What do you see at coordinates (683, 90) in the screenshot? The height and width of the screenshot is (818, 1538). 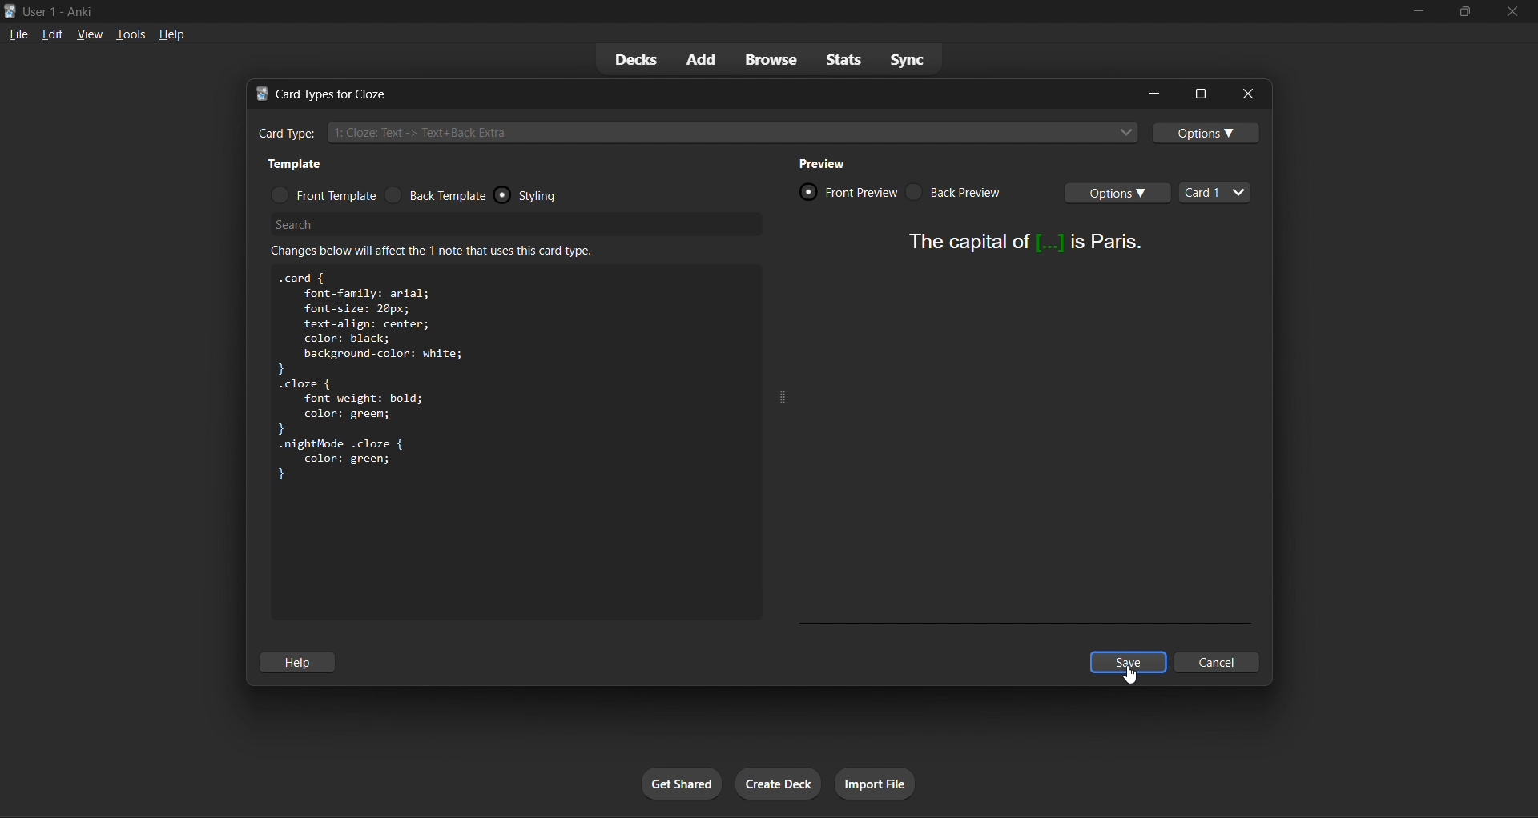 I see `title bar` at bounding box center [683, 90].